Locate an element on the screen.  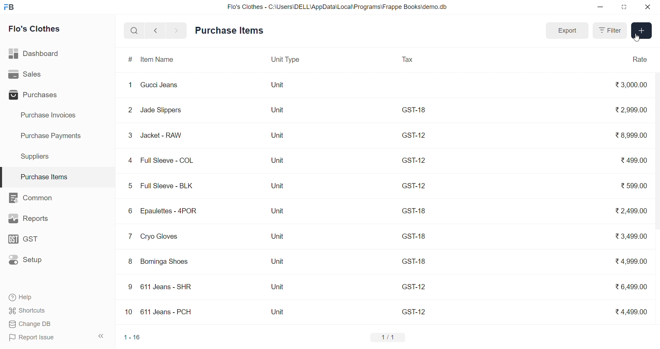
Cryo Gloves is located at coordinates (162, 236).